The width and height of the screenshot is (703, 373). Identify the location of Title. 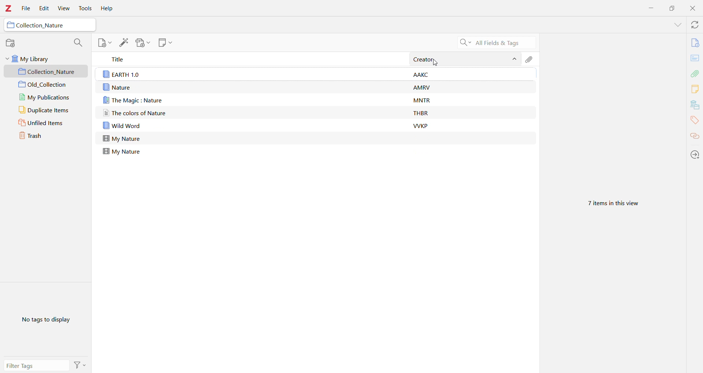
(250, 60).